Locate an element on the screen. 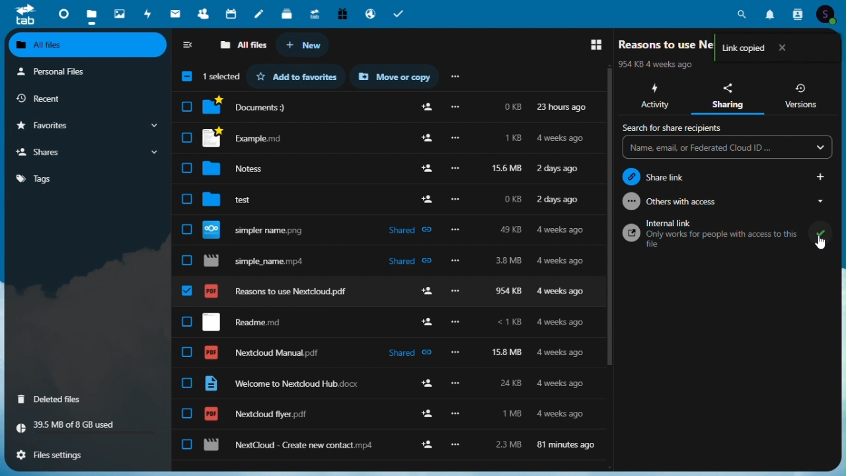 This screenshot has width=846, height=476. task is located at coordinates (401, 14).